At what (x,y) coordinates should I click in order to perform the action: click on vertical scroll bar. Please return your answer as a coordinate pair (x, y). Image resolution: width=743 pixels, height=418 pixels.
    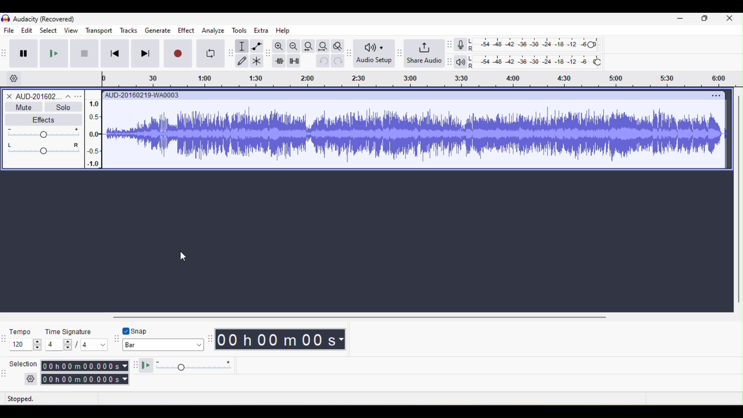
    Looking at the image, I should click on (738, 200).